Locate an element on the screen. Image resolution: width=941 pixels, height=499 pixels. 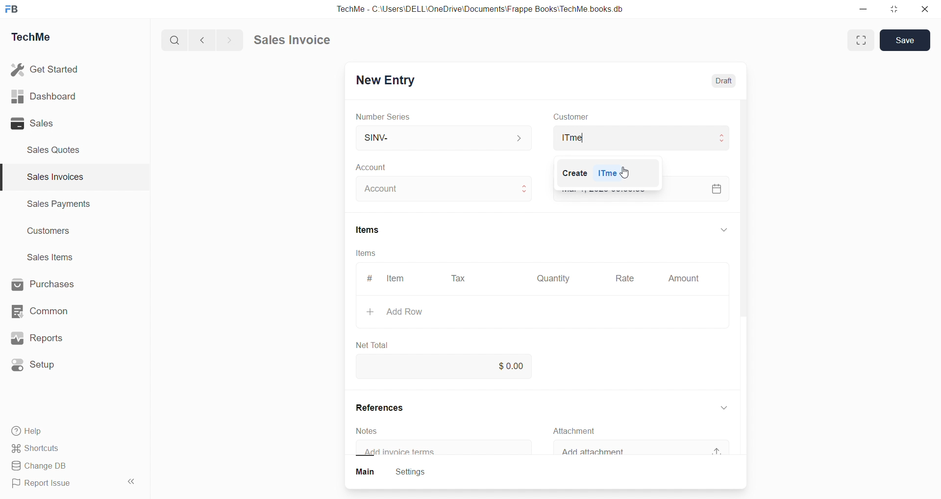
Calendar is located at coordinates (716, 188).